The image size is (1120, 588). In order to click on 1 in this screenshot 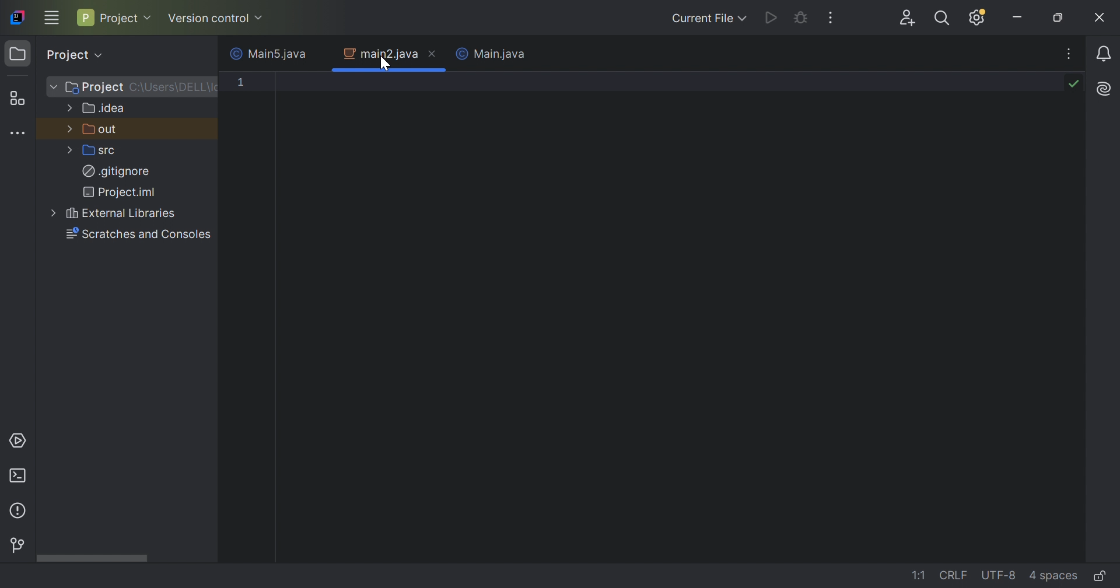, I will do `click(241, 83)`.